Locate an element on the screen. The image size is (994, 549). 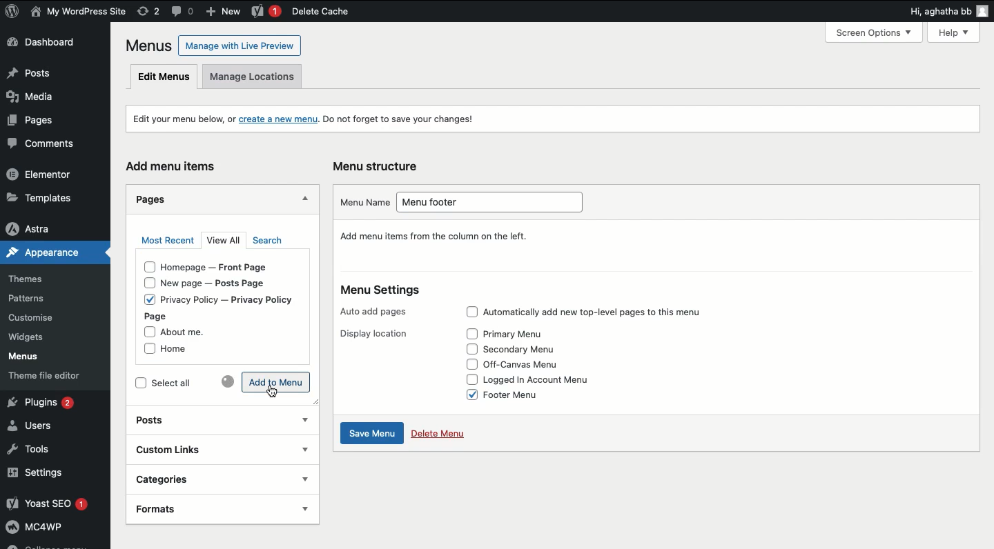
Settings is located at coordinates (52, 474).